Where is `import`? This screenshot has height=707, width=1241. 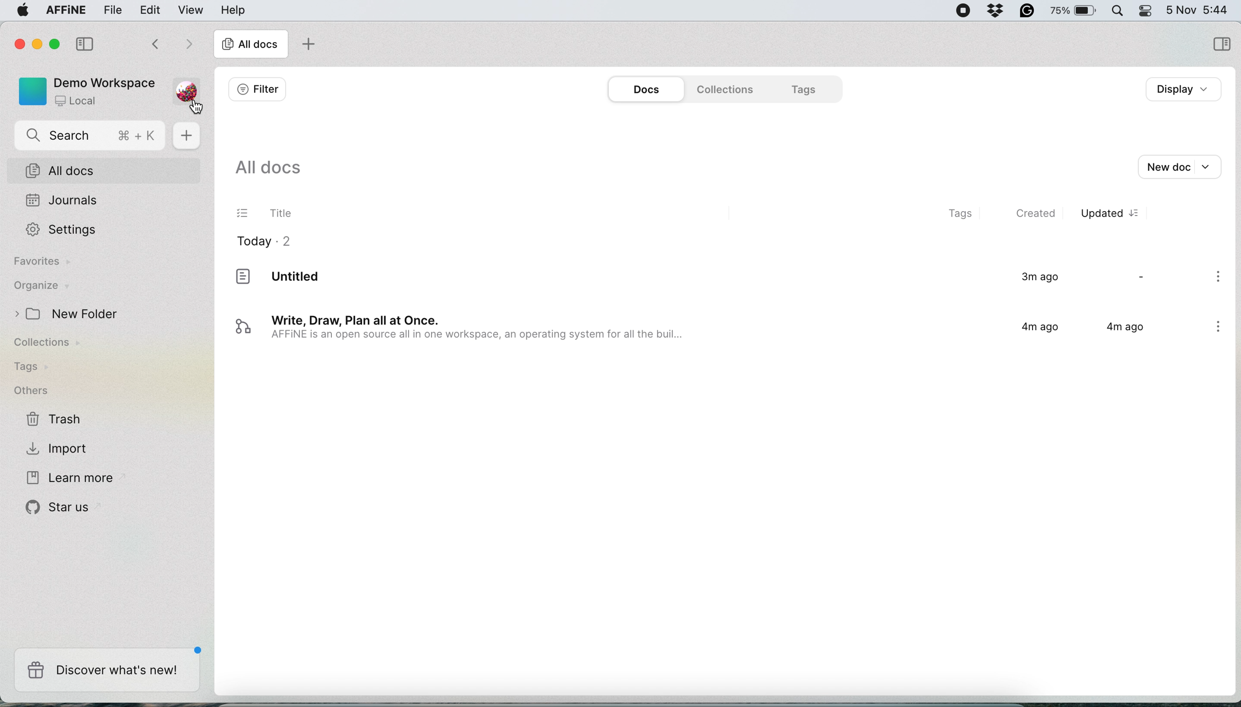 import is located at coordinates (59, 447).